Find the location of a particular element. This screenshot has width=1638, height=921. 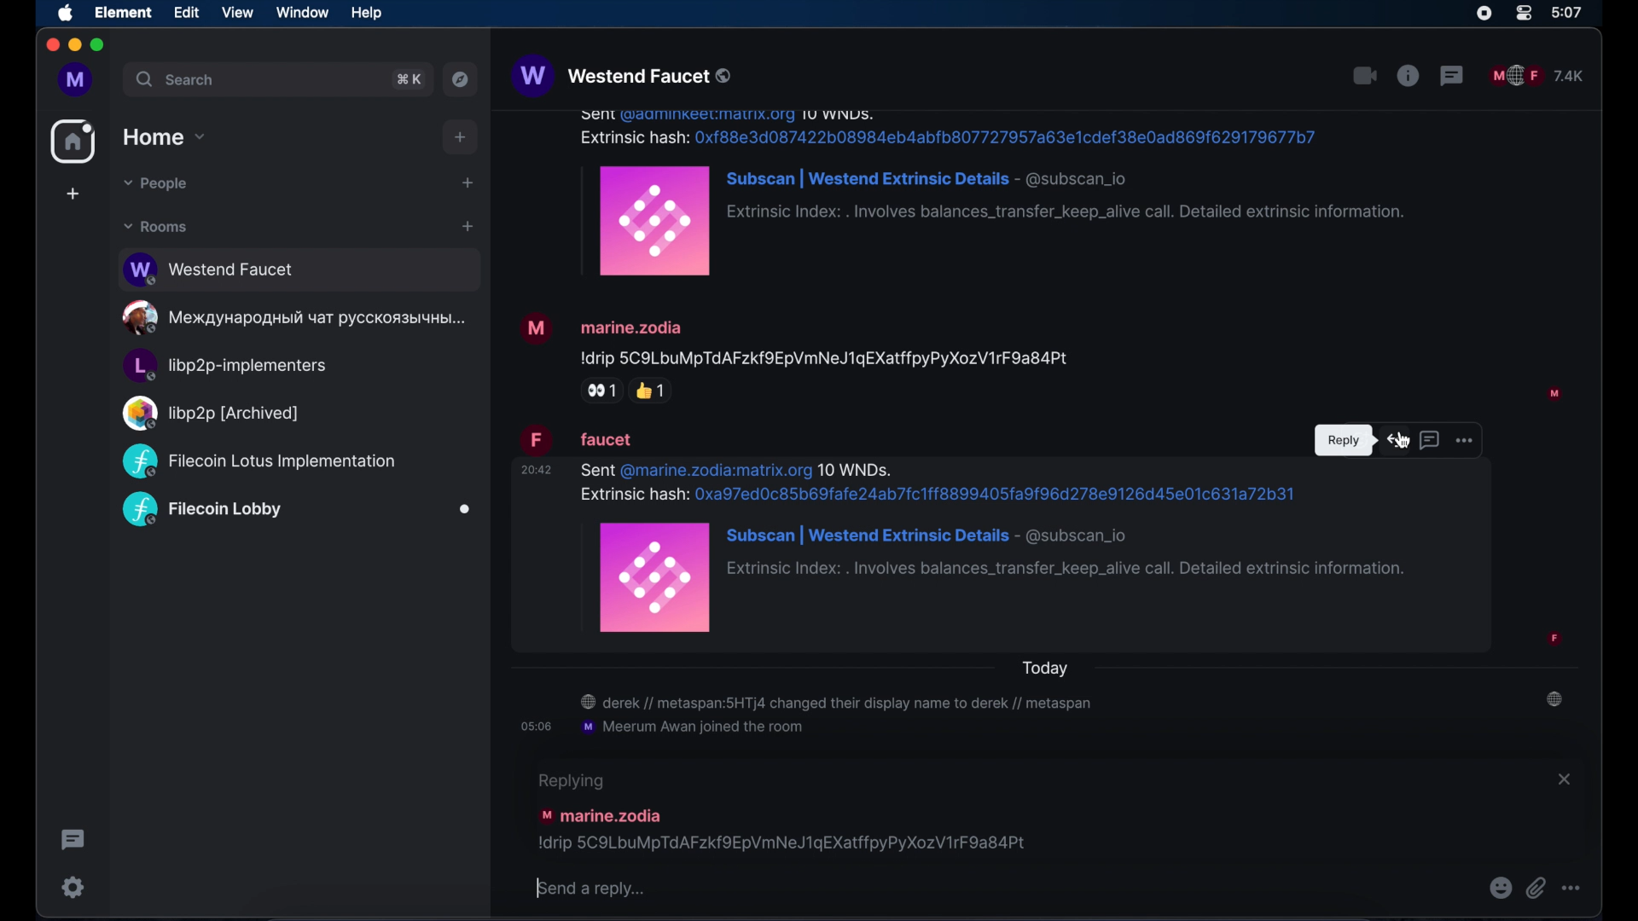

public room is located at coordinates (225, 367).